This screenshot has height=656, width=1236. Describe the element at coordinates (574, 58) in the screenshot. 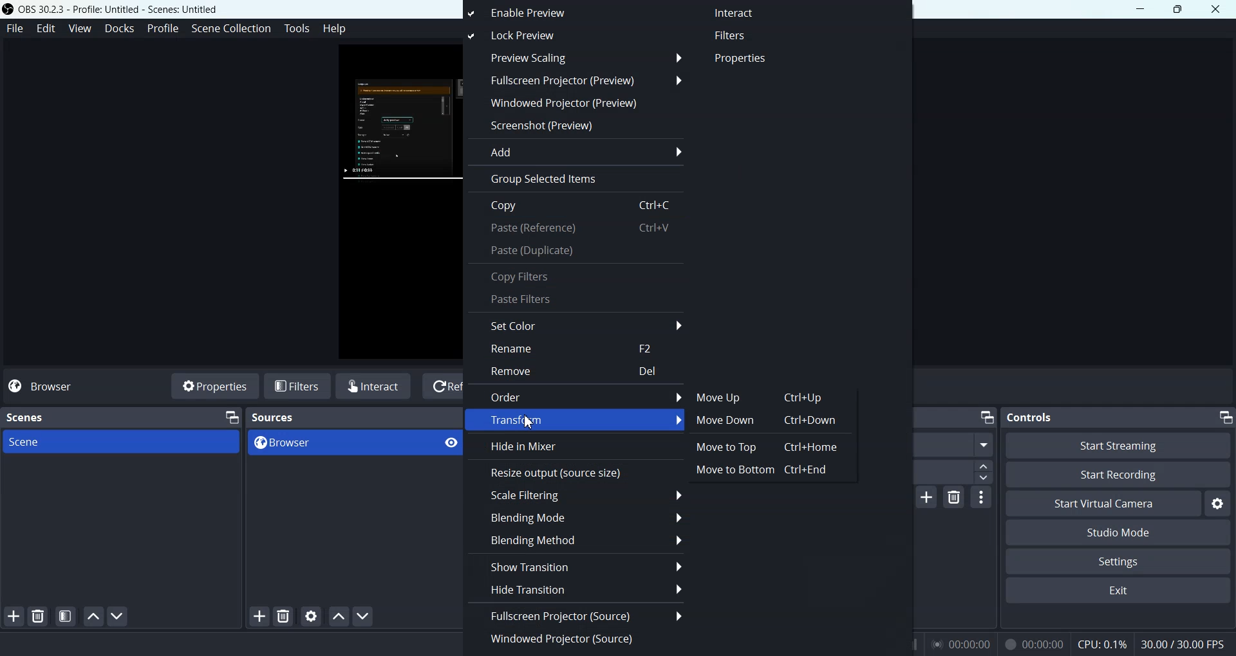

I see `Preview Scaling` at that location.